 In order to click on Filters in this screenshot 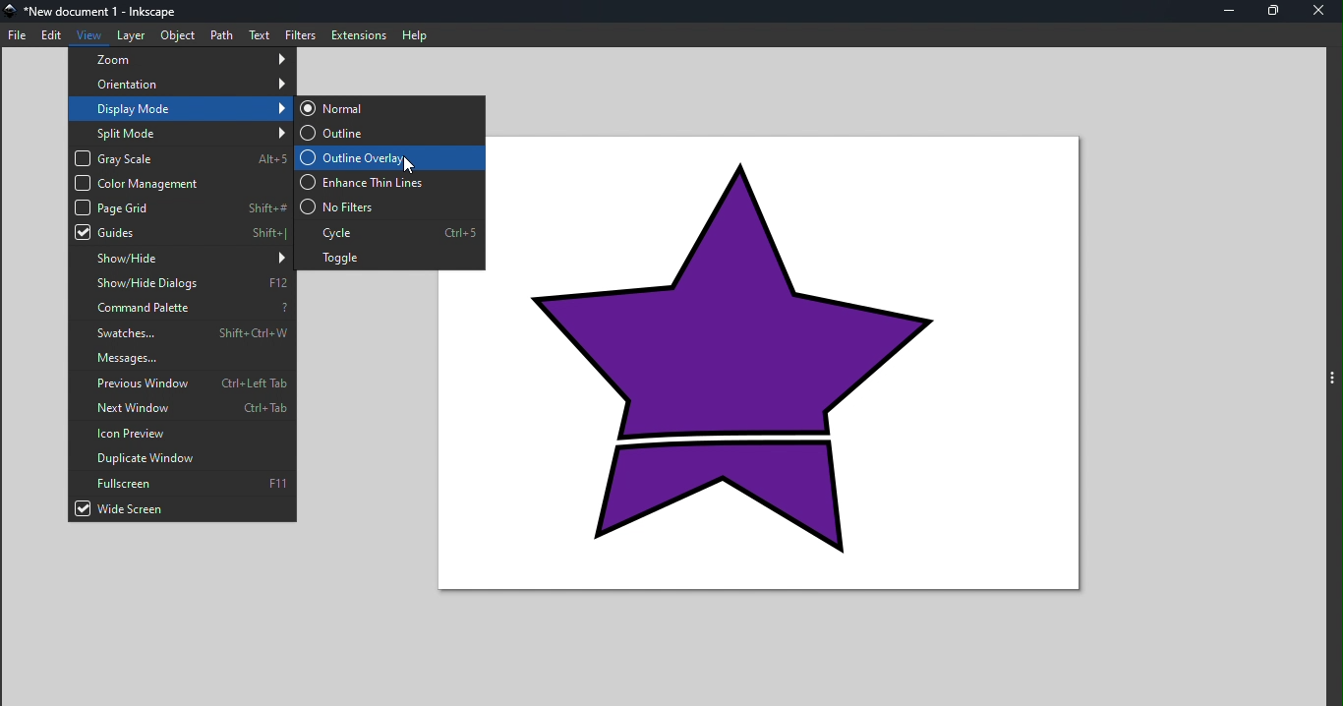, I will do `click(302, 33)`.